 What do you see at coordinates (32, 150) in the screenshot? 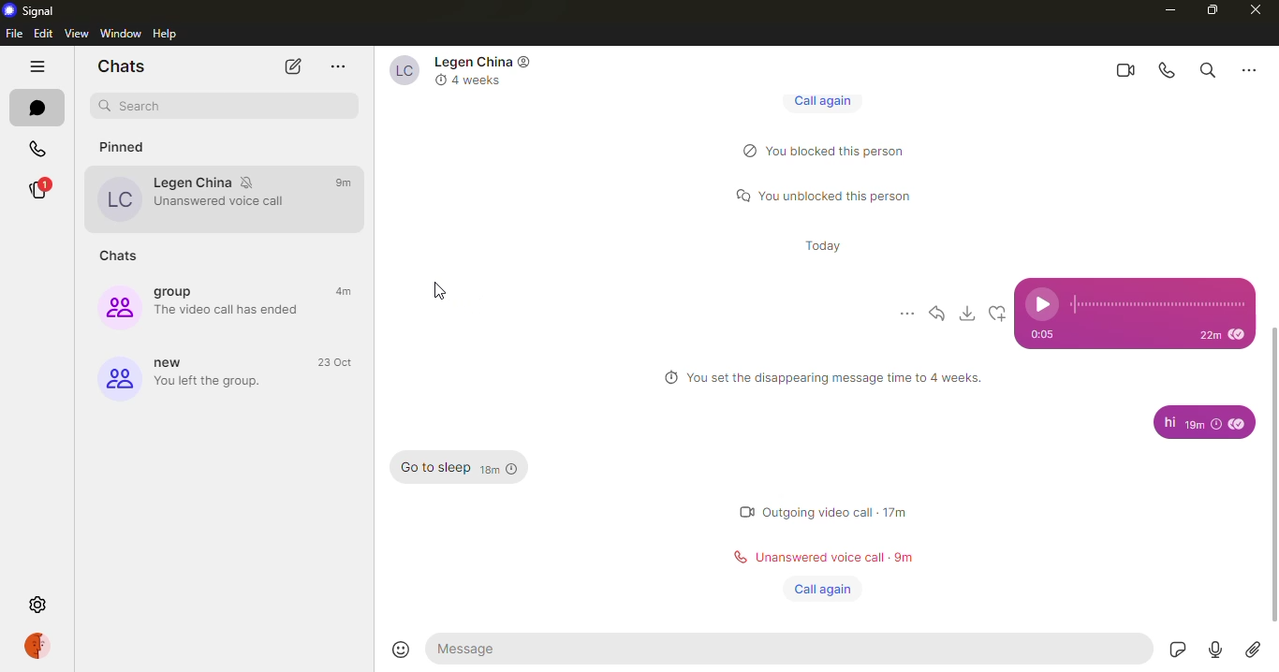
I see `calls` at bounding box center [32, 150].